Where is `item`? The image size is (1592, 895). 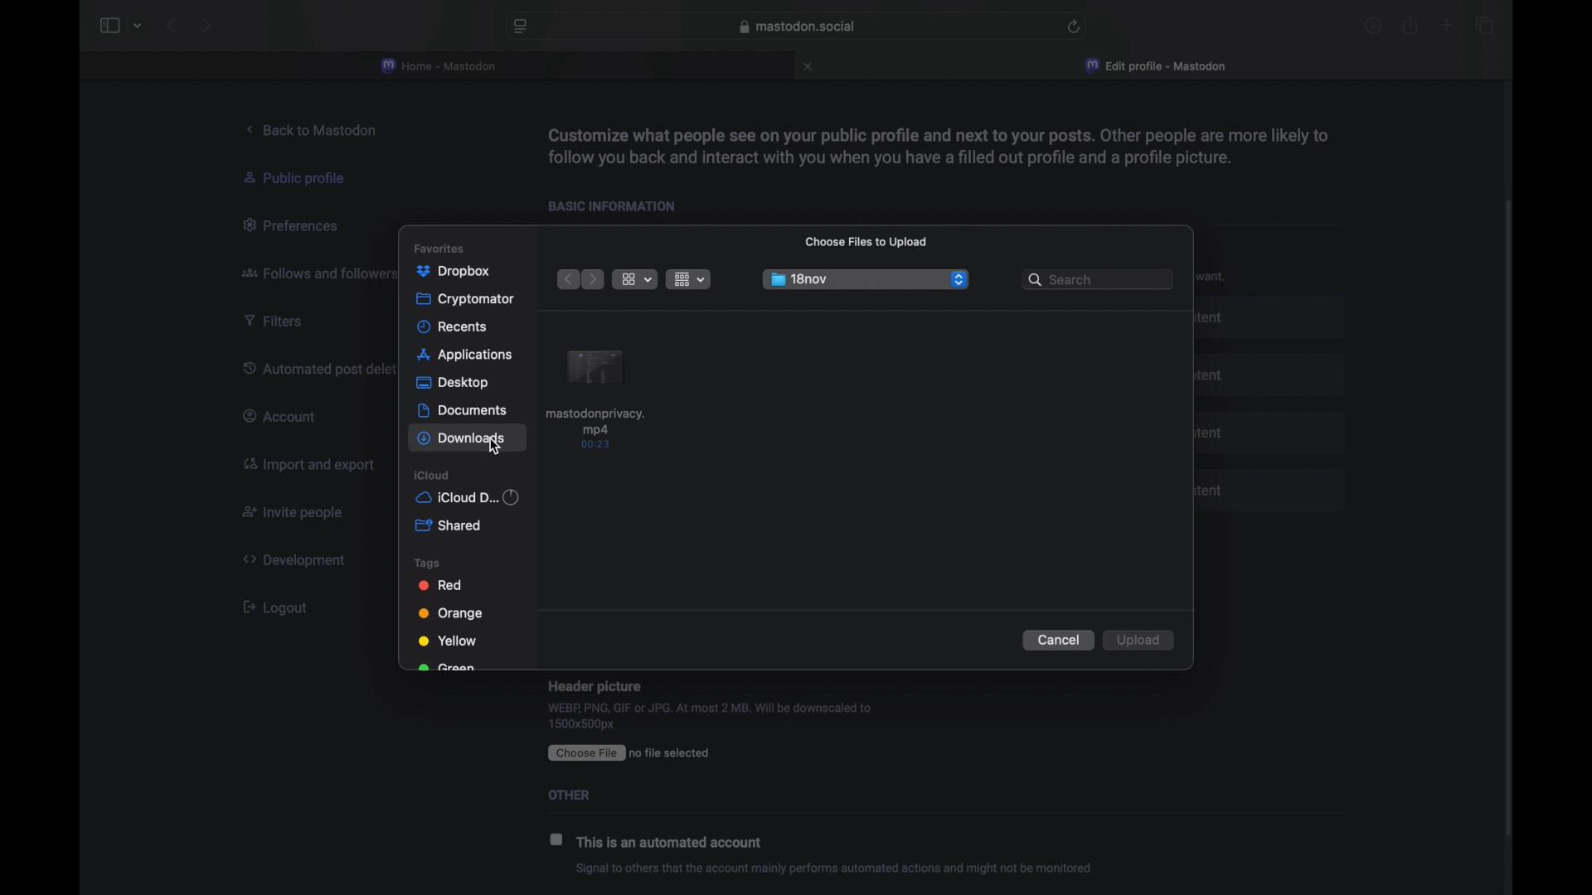 item is located at coordinates (598, 399).